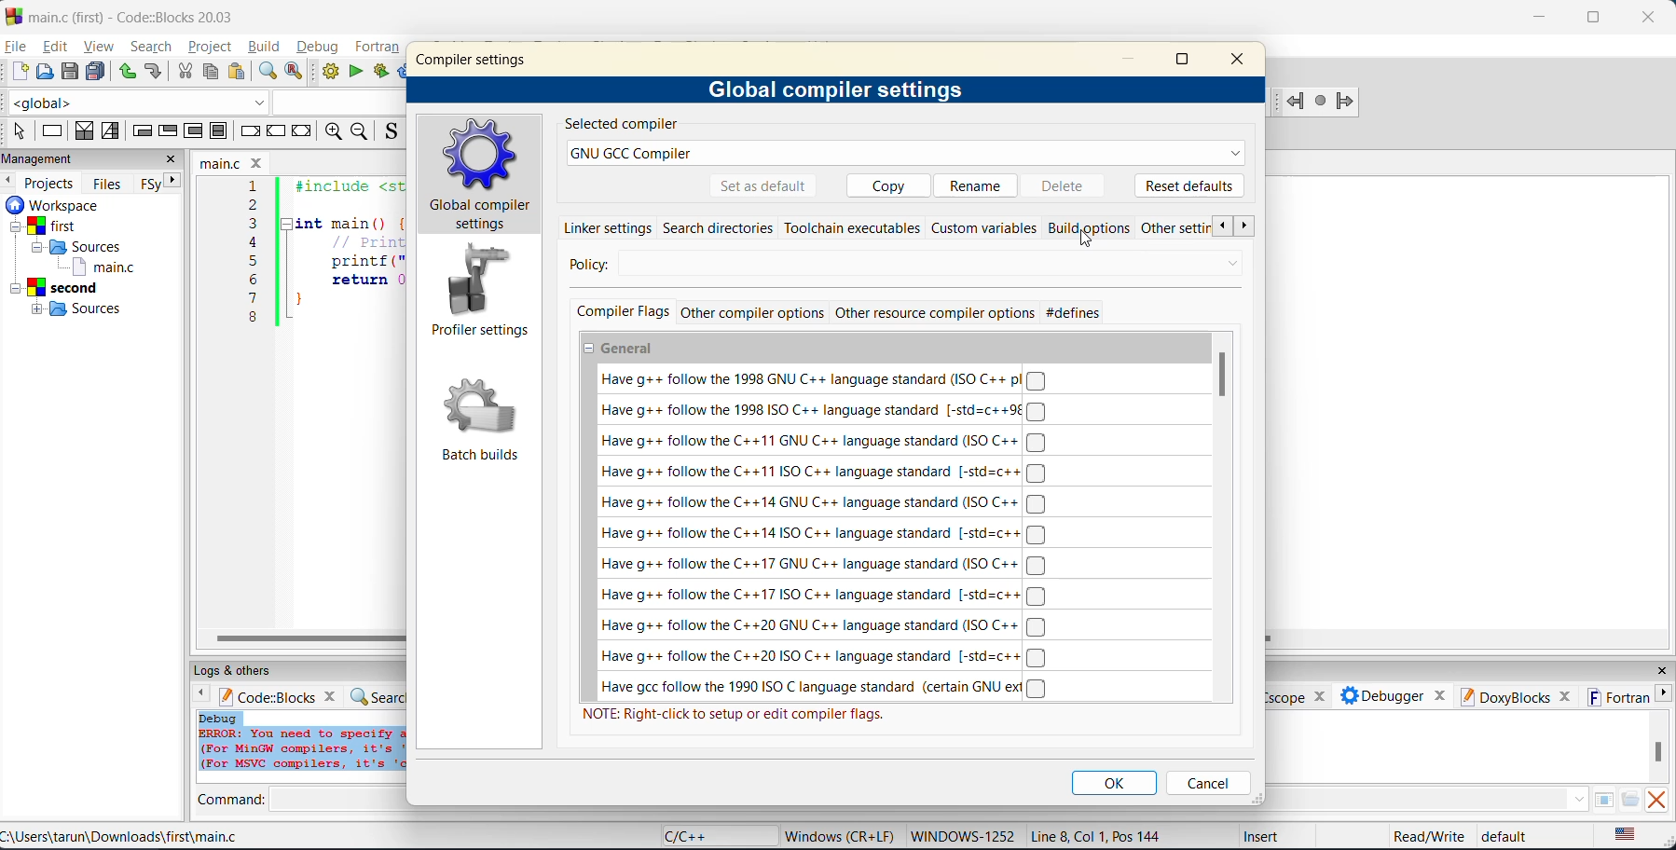 The height and width of the screenshot is (850, 1676). I want to click on search, so click(154, 46).